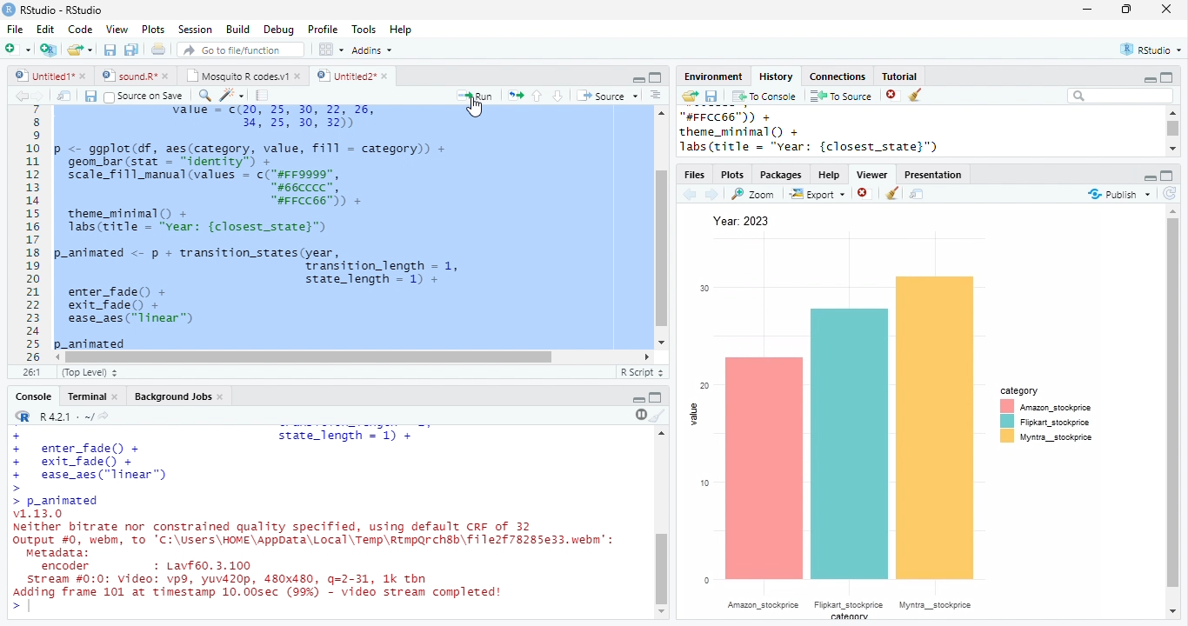  Describe the element at coordinates (817, 193) in the screenshot. I see `Export` at that location.